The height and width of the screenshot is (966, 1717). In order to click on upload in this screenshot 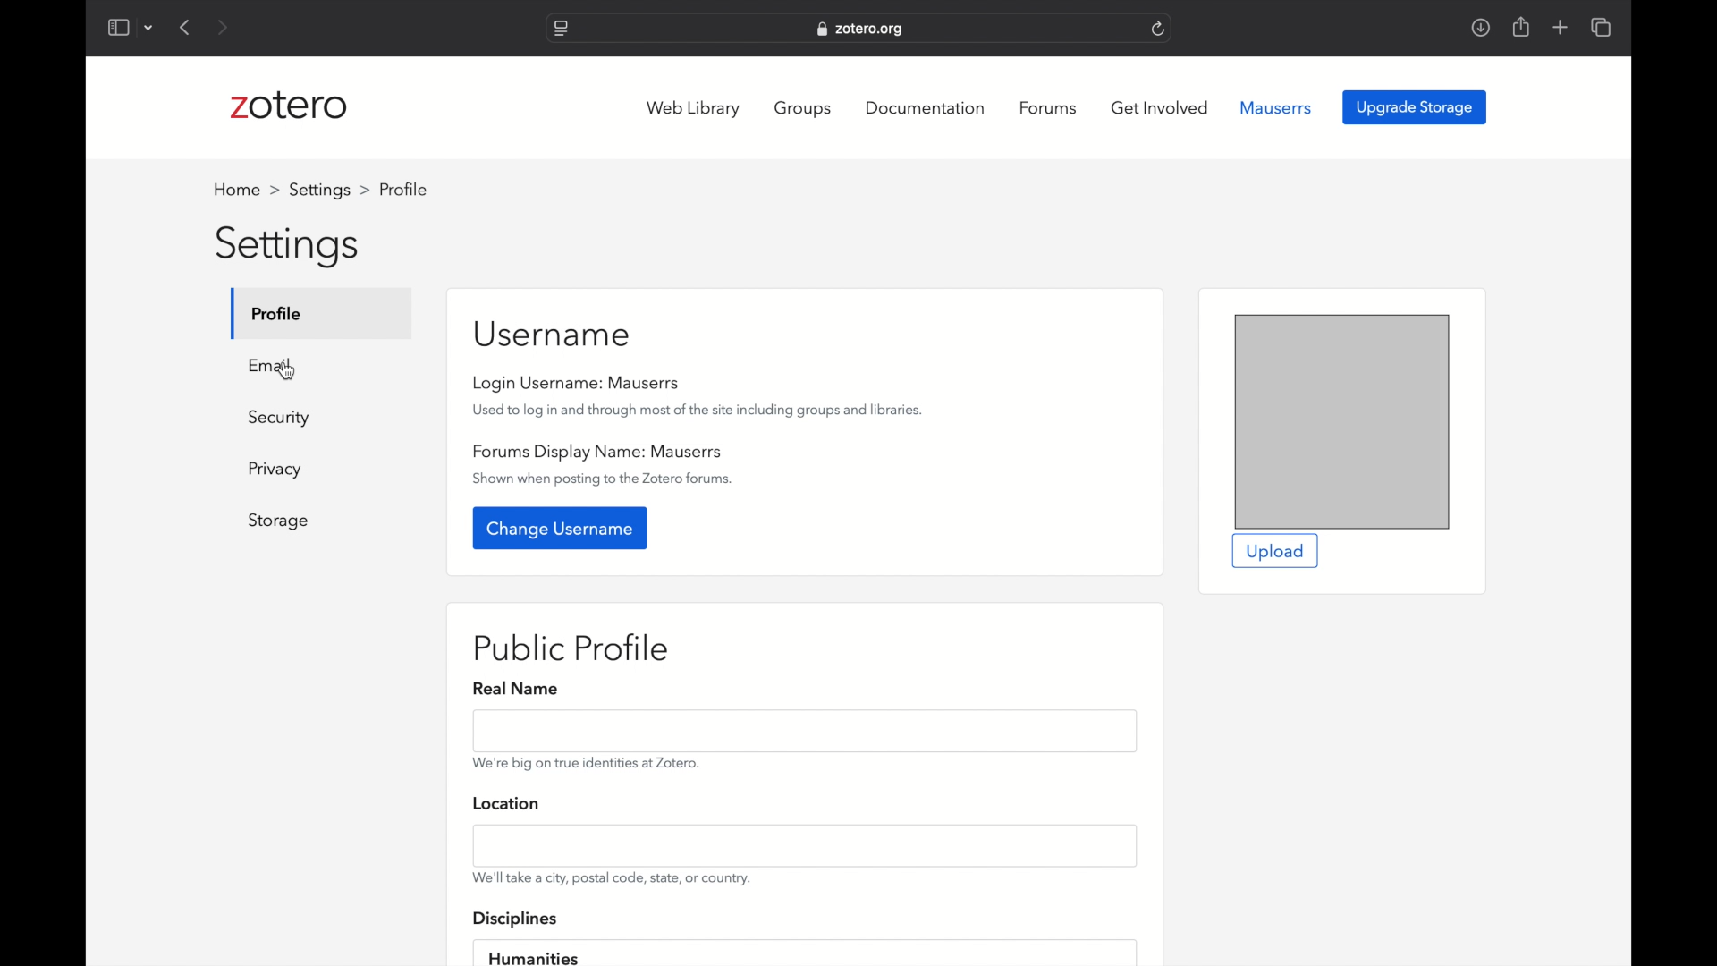, I will do `click(1273, 551)`.